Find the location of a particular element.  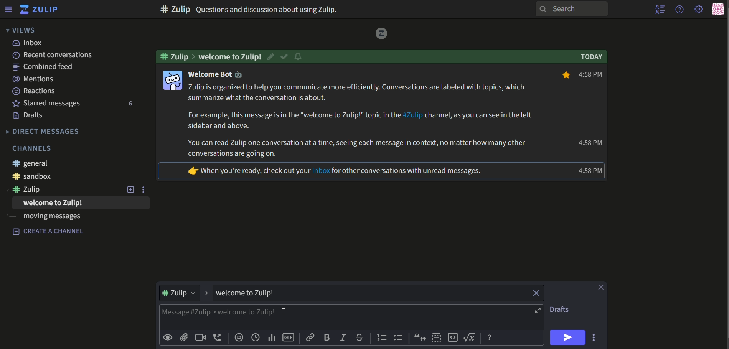

help menu is located at coordinates (679, 9).